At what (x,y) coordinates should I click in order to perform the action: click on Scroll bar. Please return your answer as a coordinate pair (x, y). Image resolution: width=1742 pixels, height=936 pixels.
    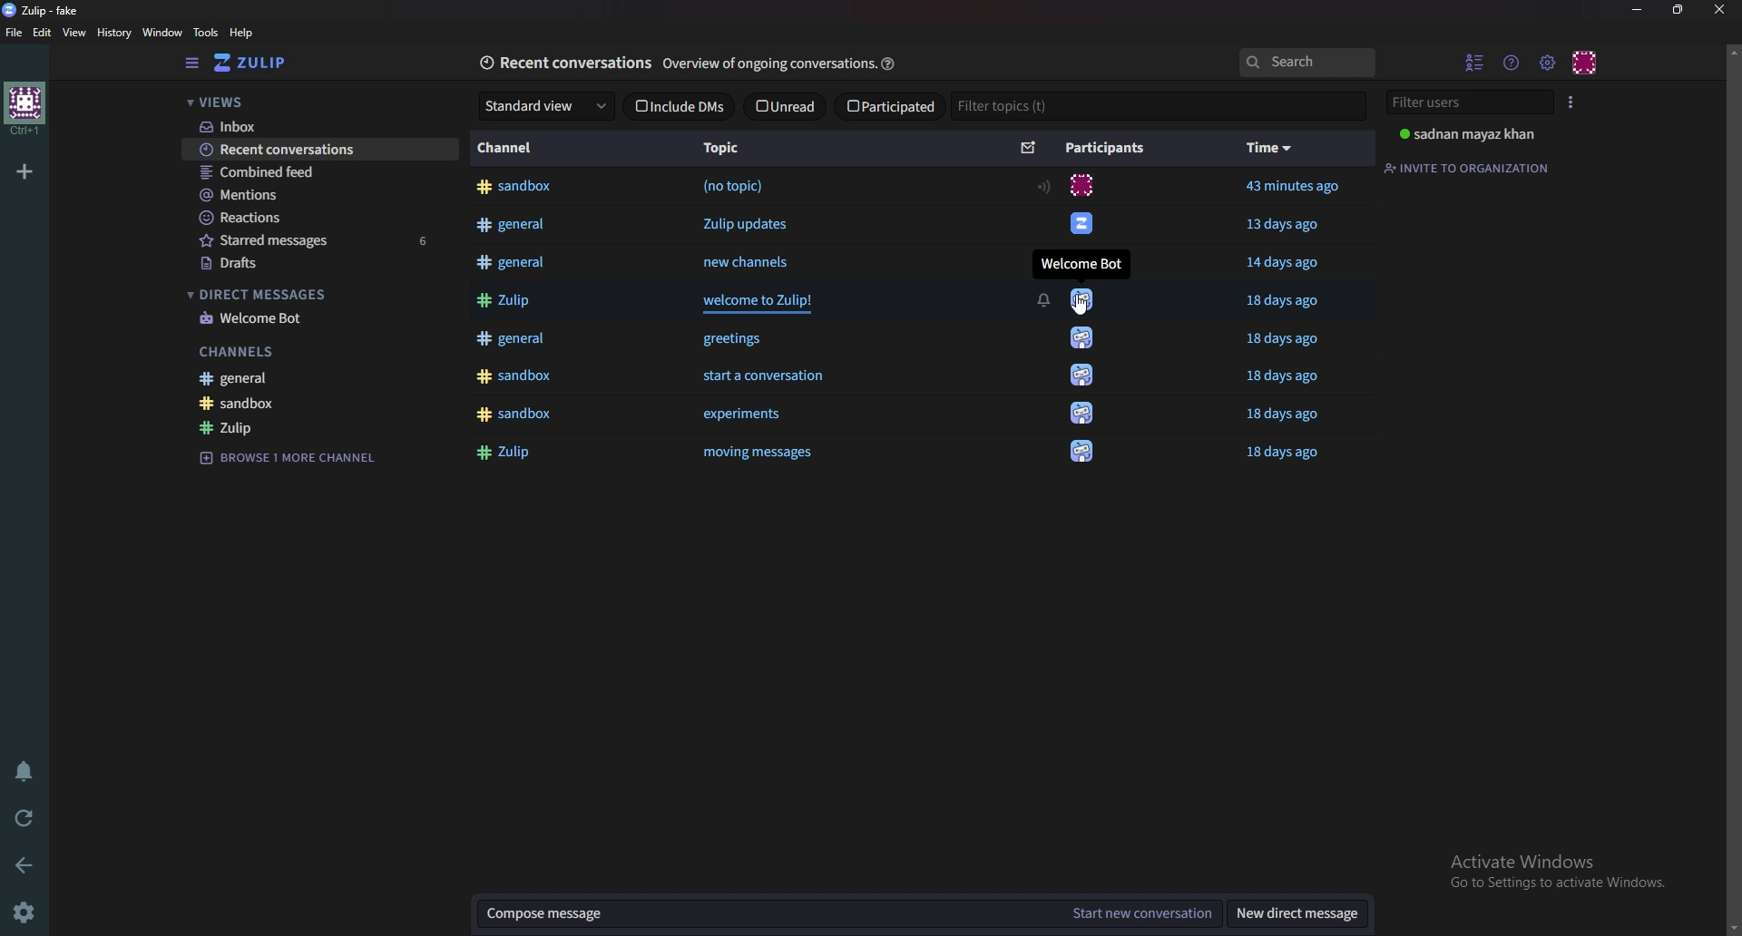
    Looking at the image, I should click on (1732, 490).